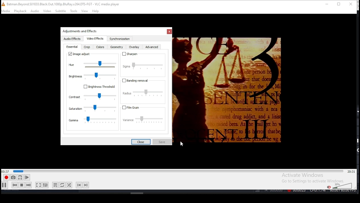  I want to click on variance settings slider, so click(145, 121).